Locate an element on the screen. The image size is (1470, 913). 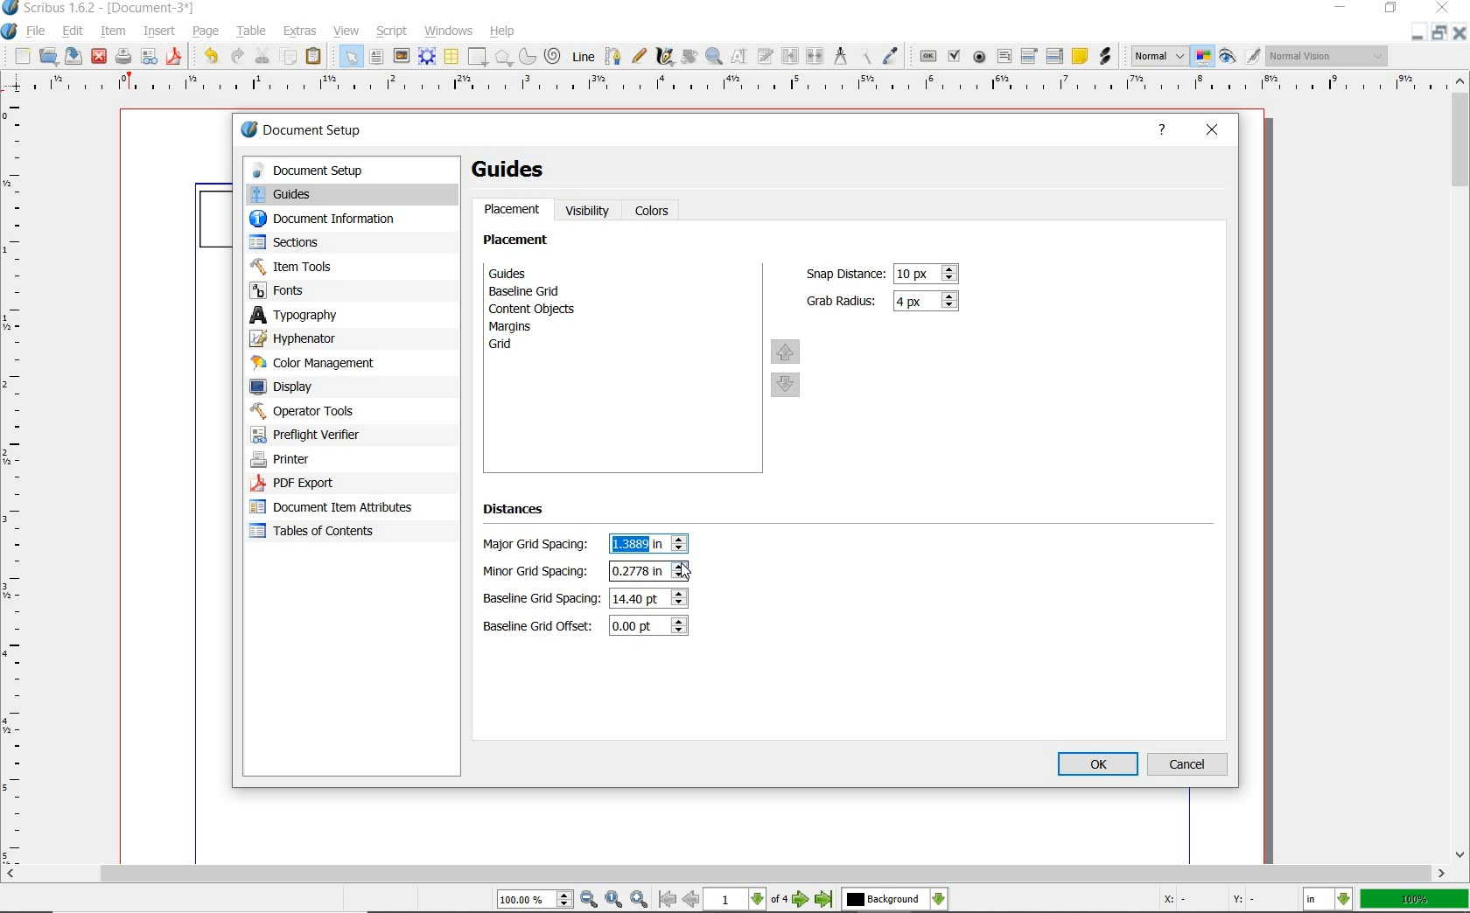
Baseline Grid Offset: is located at coordinates (540, 626).